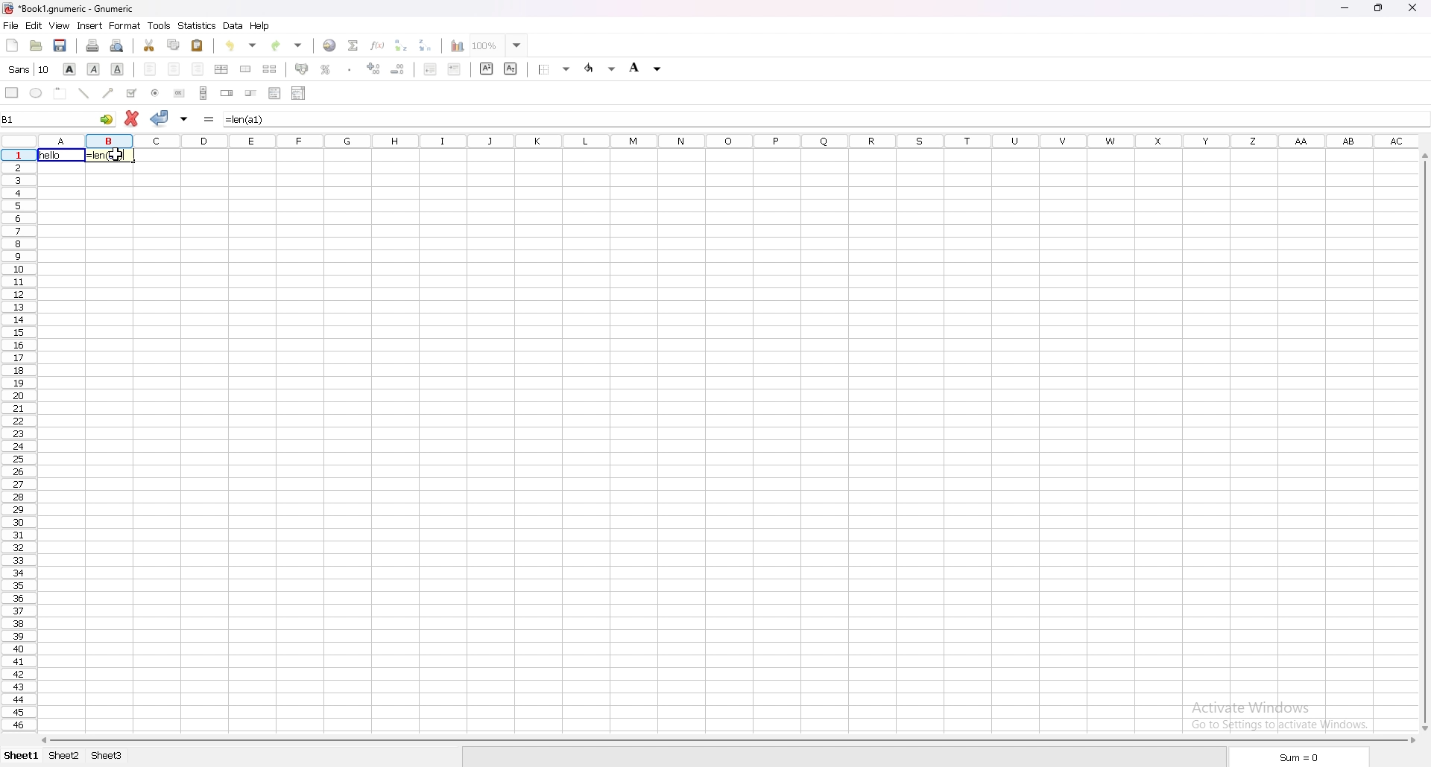  I want to click on paste, so click(198, 46).